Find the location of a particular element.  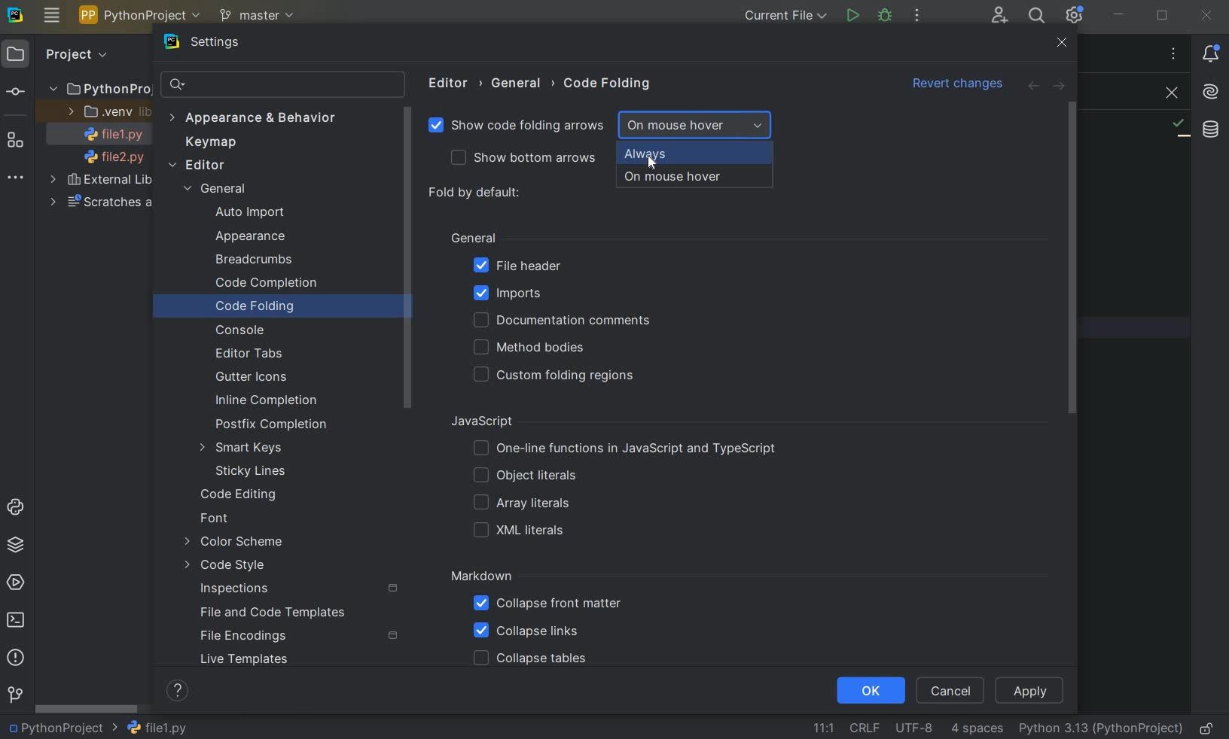

RUN is located at coordinates (852, 15).